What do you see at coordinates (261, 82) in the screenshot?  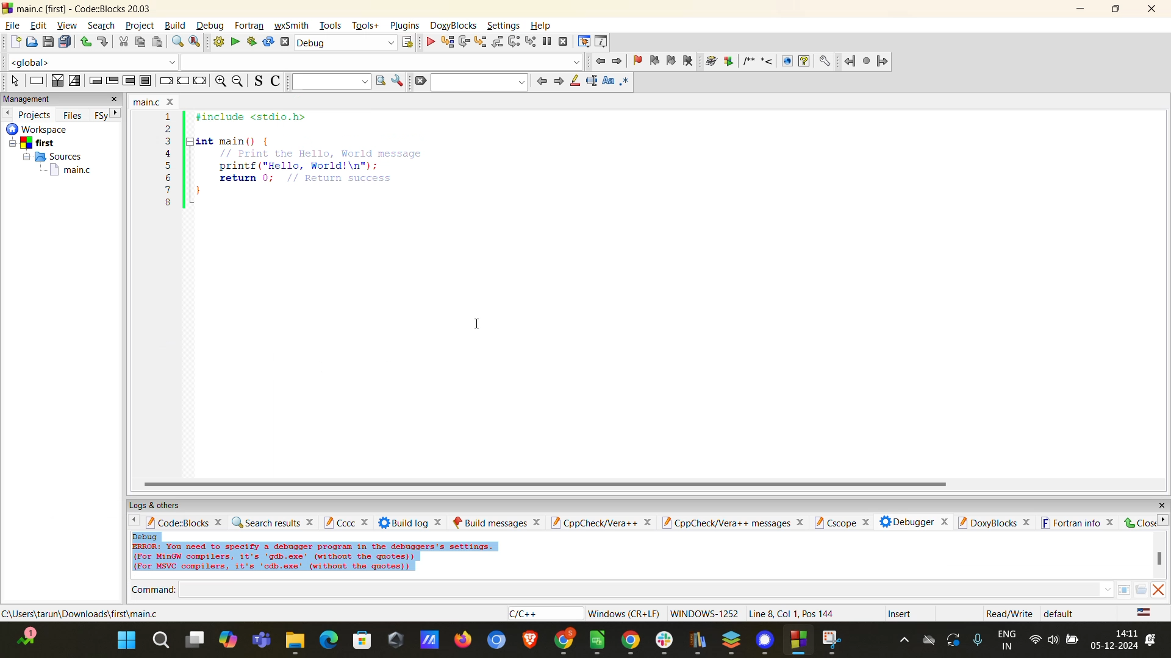 I see `toggle source` at bounding box center [261, 82].